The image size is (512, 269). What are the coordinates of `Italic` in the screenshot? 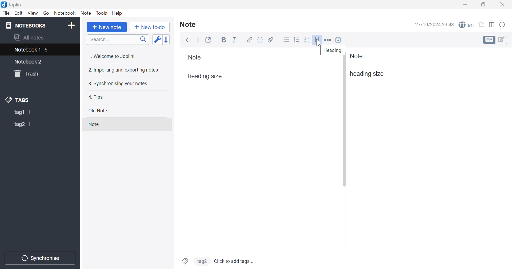 It's located at (235, 39).